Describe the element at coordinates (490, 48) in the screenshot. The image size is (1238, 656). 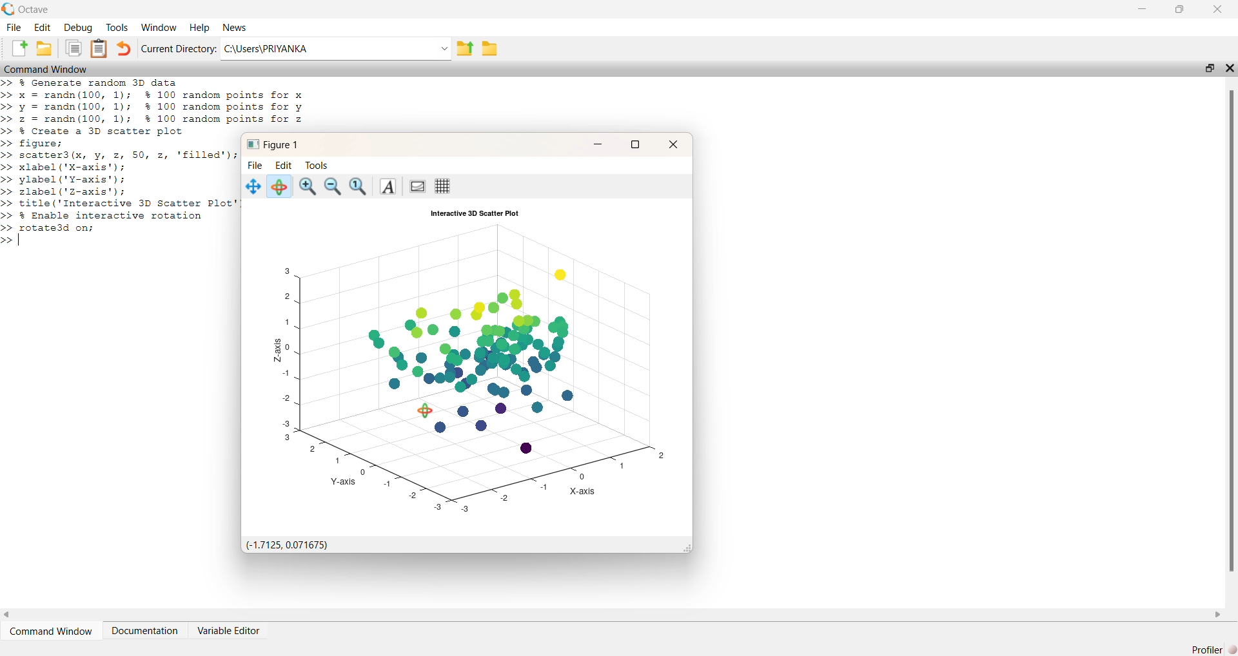
I see `folder` at that location.